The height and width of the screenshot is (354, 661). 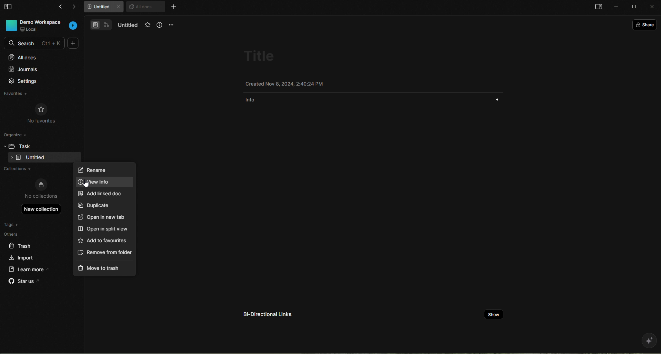 What do you see at coordinates (43, 22) in the screenshot?
I see `DEMO WORKSPACE` at bounding box center [43, 22].